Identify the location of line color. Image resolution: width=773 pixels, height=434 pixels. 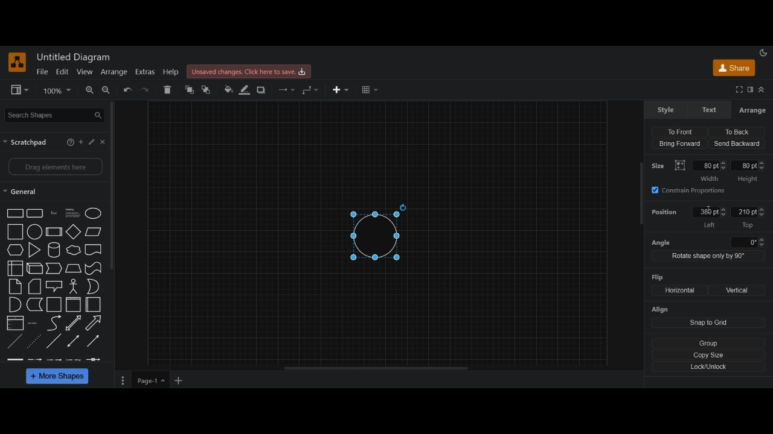
(245, 89).